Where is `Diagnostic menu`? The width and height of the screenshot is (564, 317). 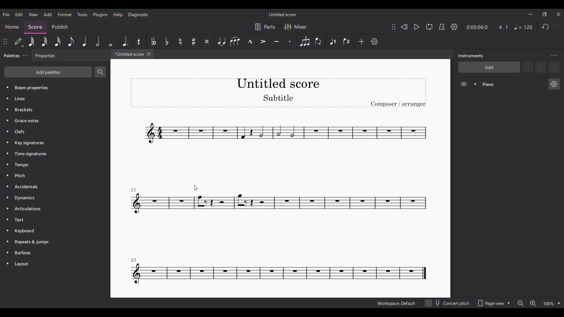
Diagnostic menu is located at coordinates (138, 14).